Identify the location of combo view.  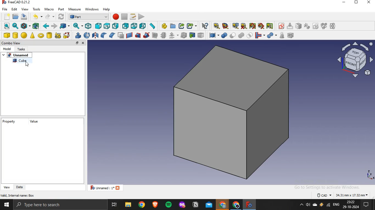
(12, 43).